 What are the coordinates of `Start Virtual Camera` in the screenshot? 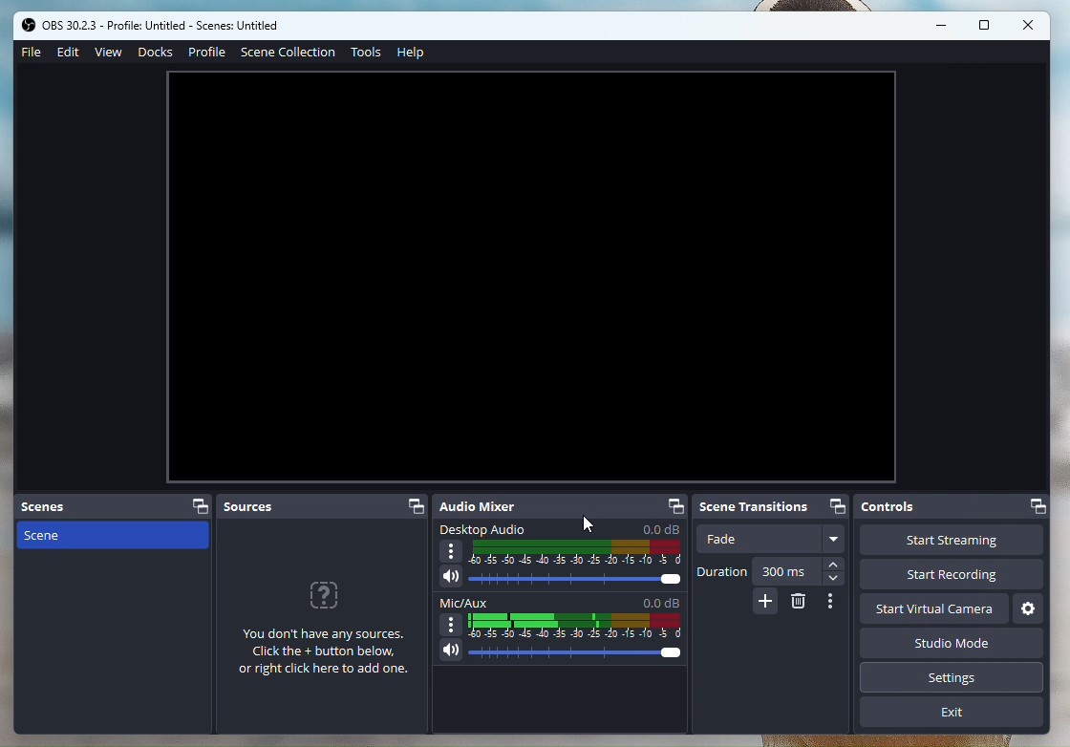 It's located at (930, 608).